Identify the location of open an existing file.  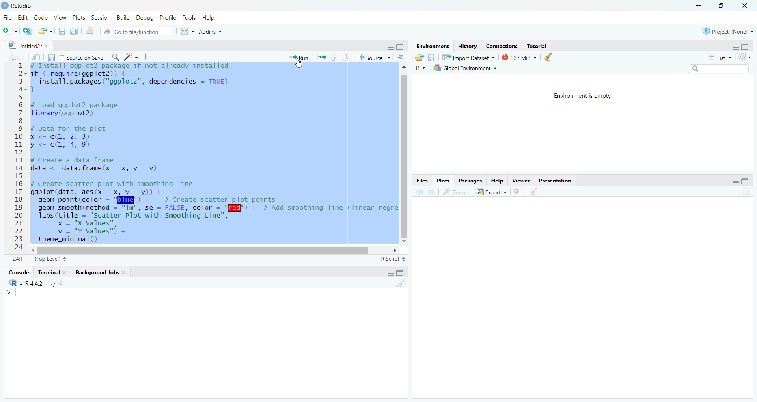
(46, 31).